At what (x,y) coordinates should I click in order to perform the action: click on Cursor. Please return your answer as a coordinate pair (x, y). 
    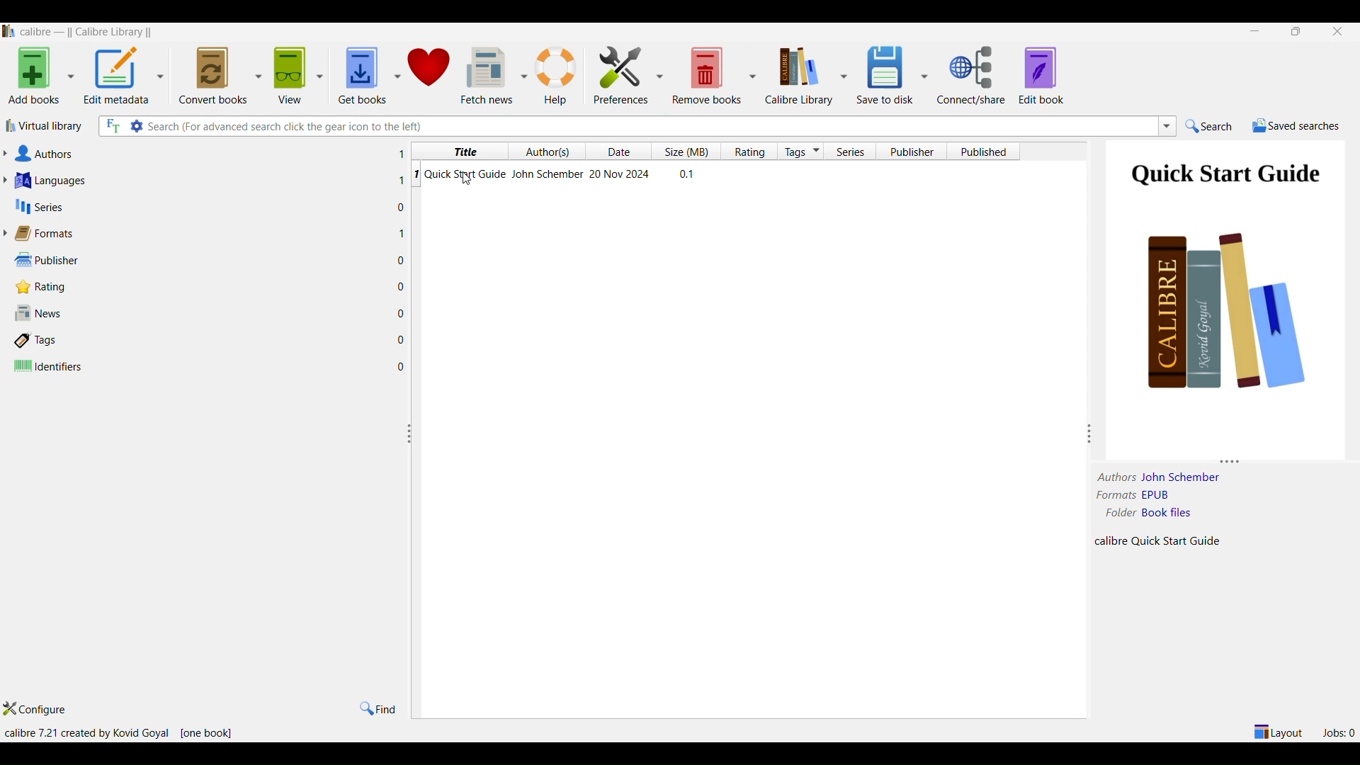
    Looking at the image, I should click on (467, 180).